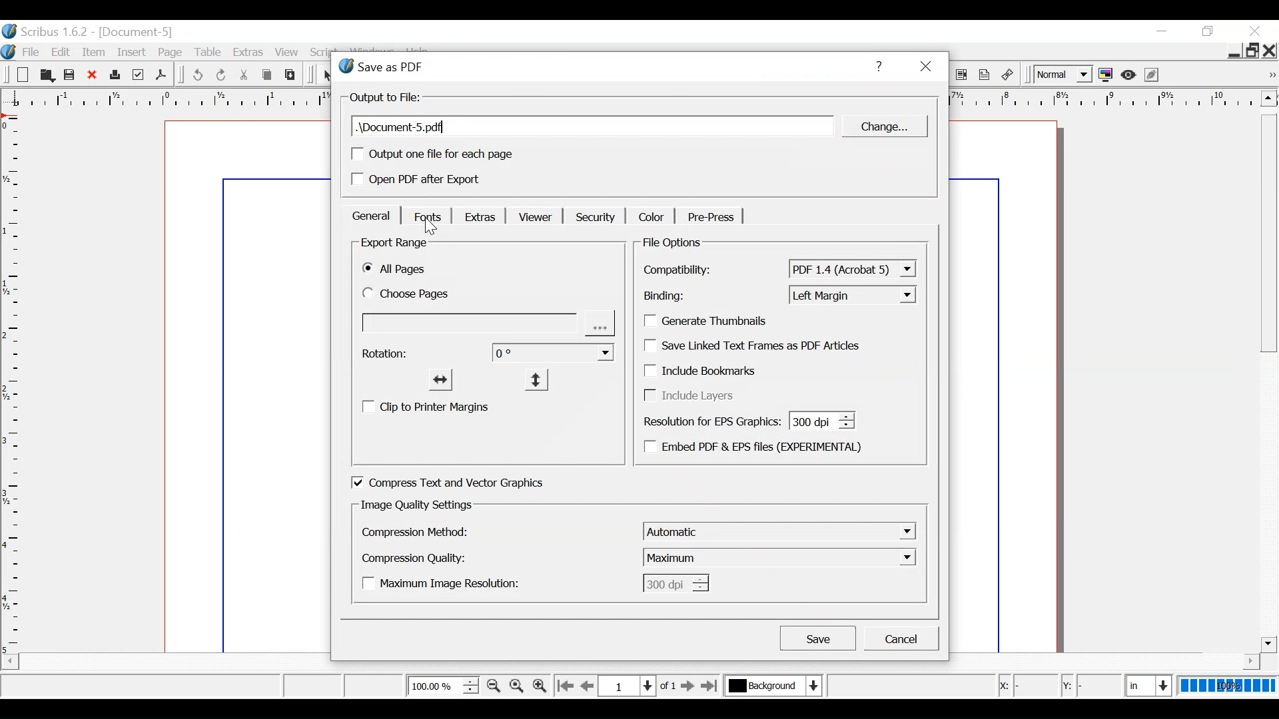 This screenshot has width=1279, height=719. I want to click on (un)select All pages, so click(399, 270).